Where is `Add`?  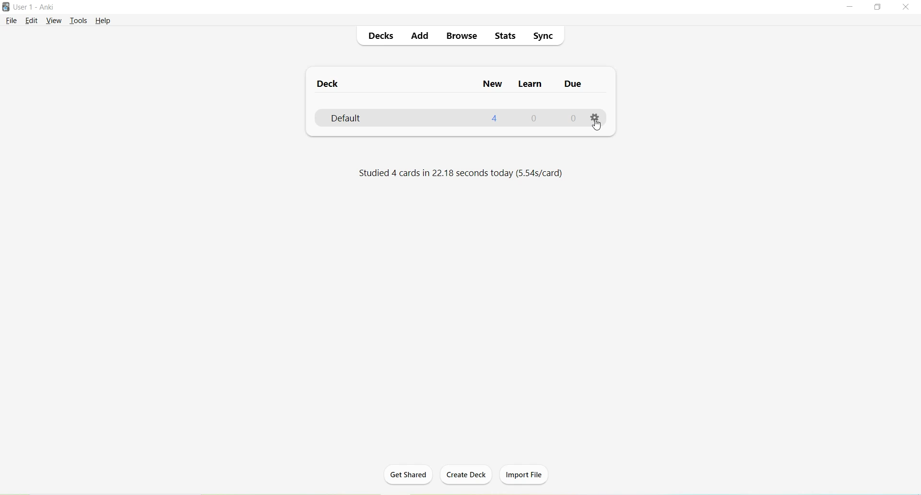
Add is located at coordinates (421, 36).